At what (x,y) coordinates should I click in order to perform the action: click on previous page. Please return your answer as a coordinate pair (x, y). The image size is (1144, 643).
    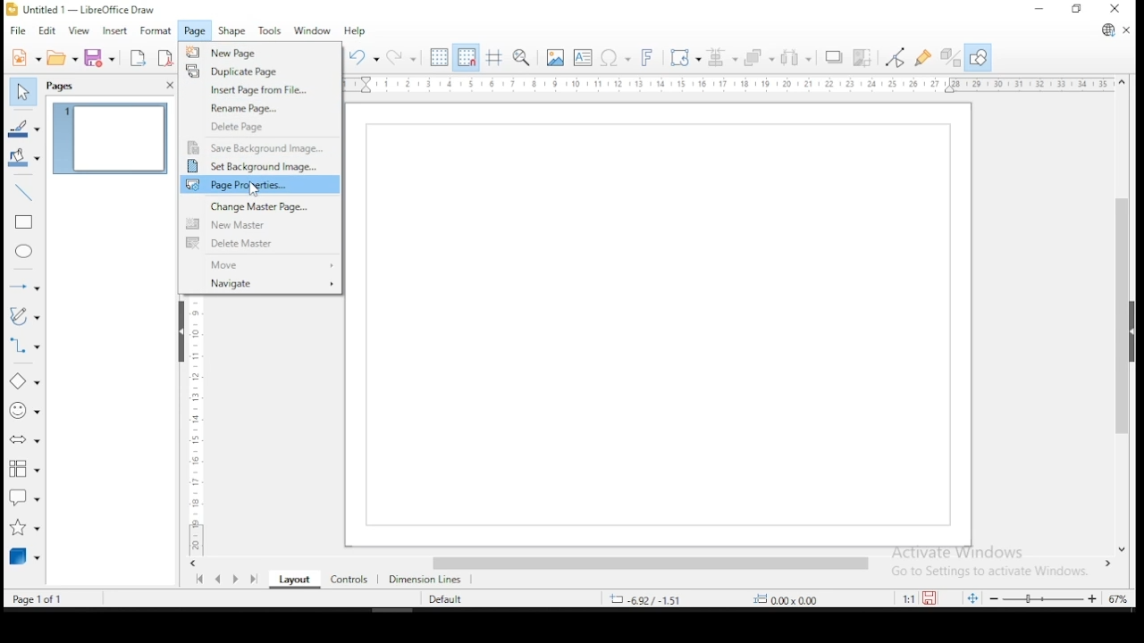
    Looking at the image, I should click on (218, 581).